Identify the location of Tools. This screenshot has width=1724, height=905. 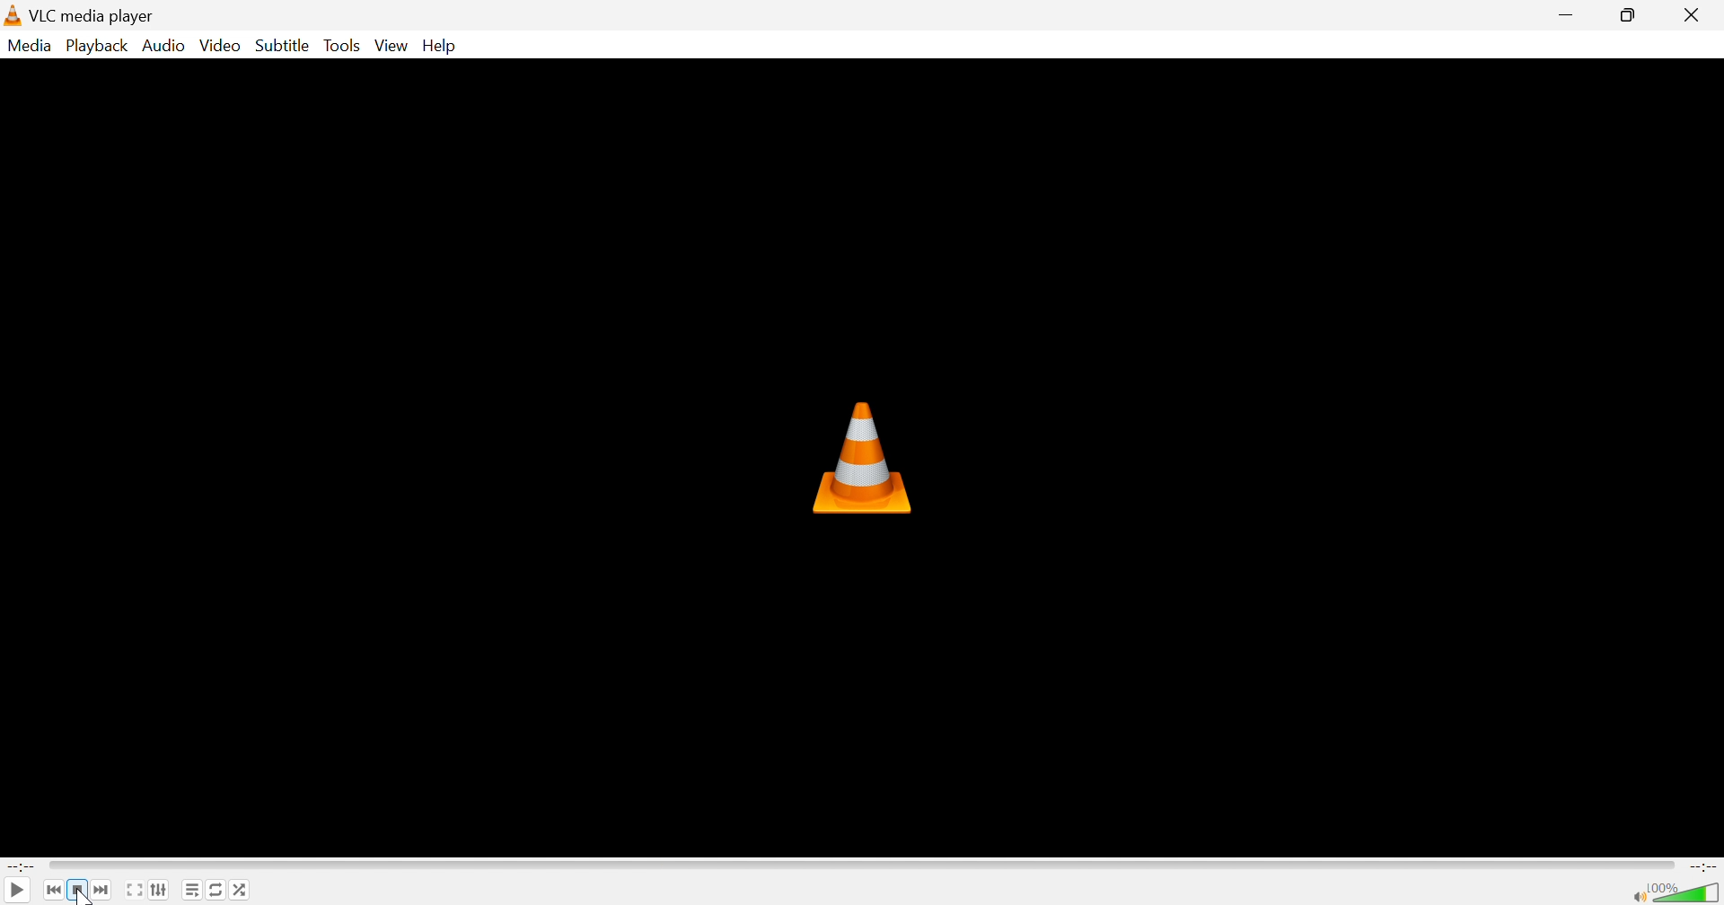
(345, 47).